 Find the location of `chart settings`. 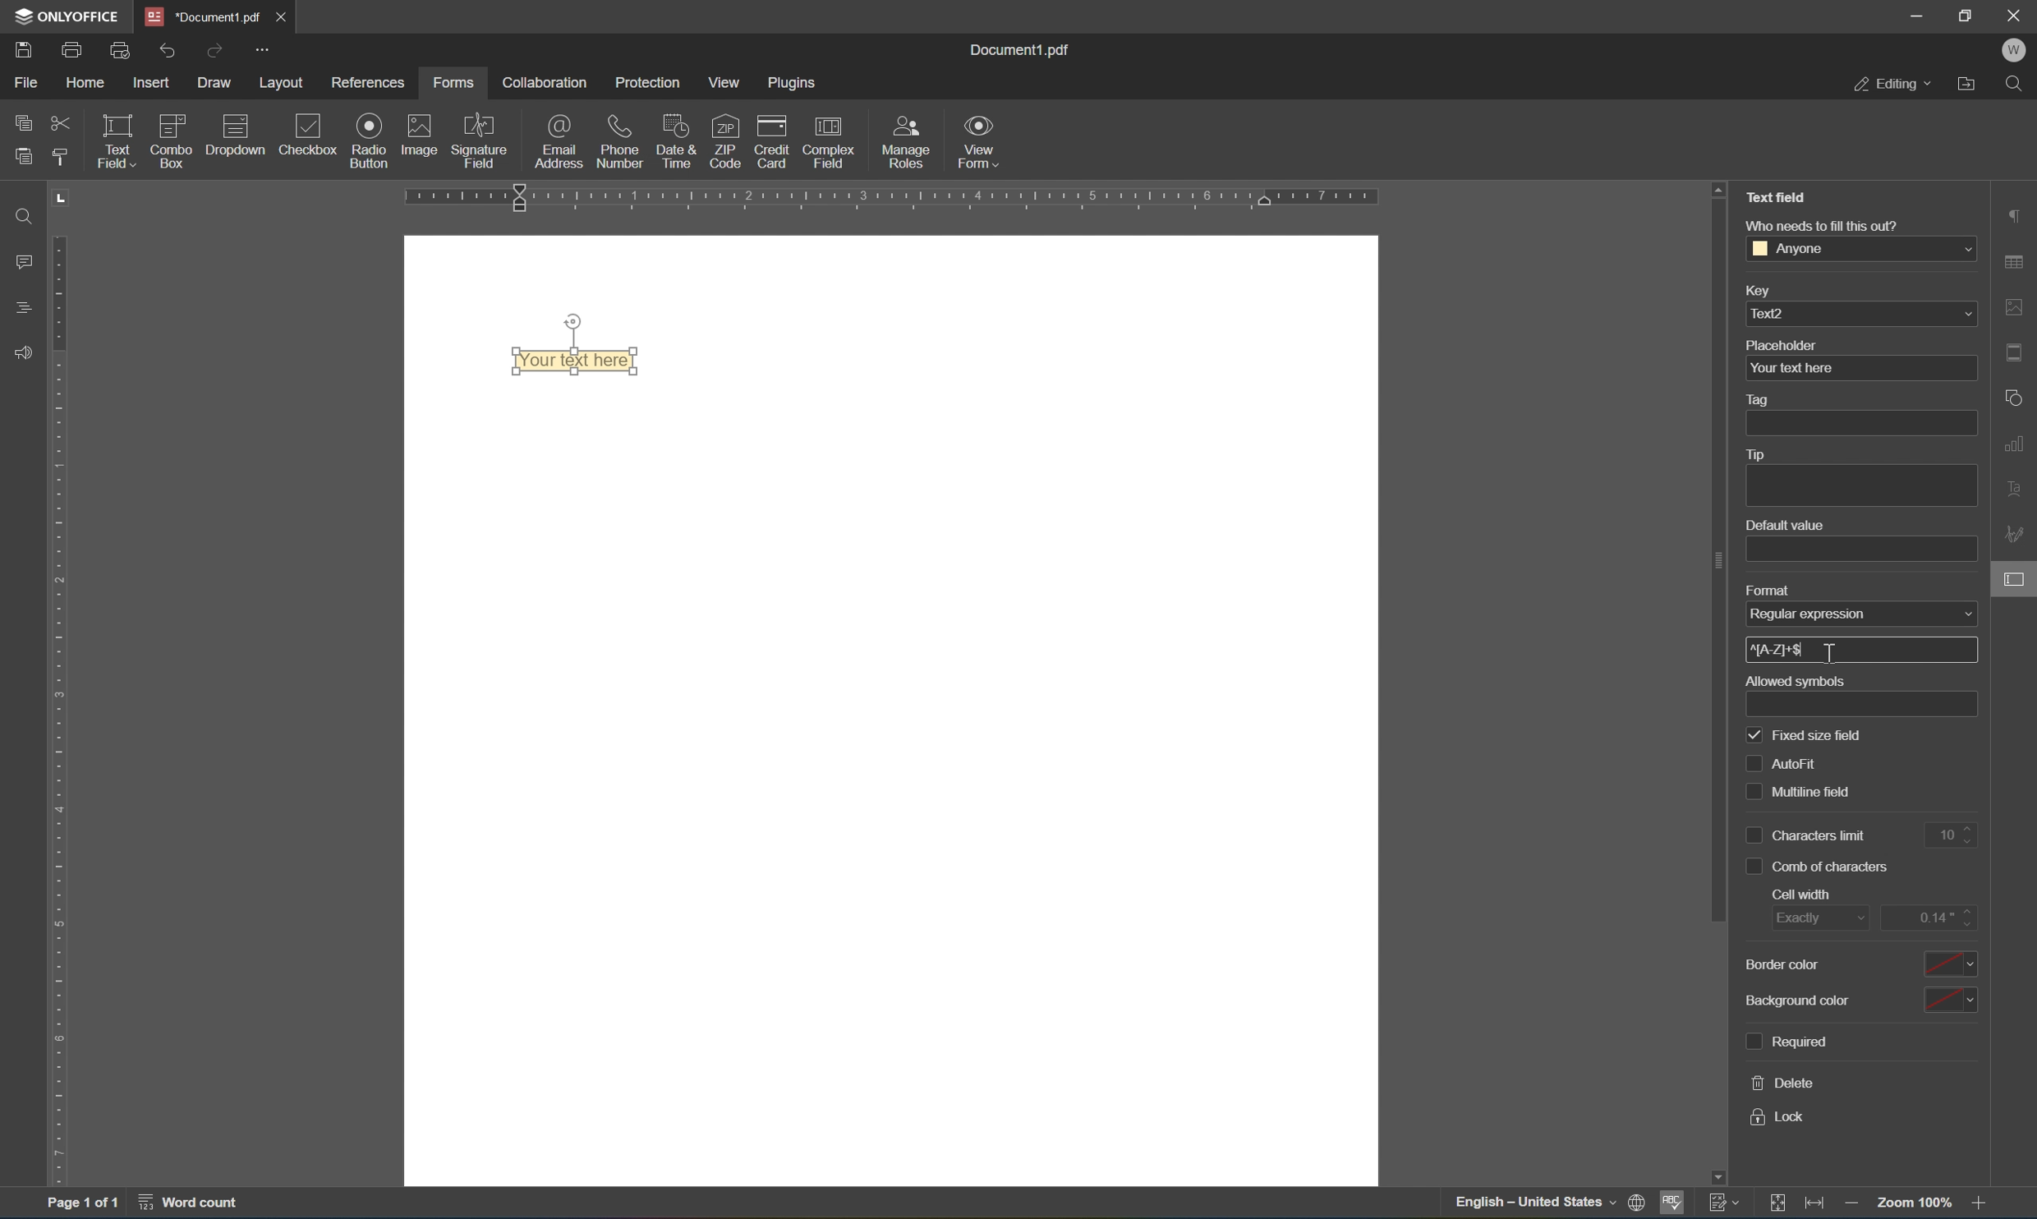

chart settings is located at coordinates (2016, 446).